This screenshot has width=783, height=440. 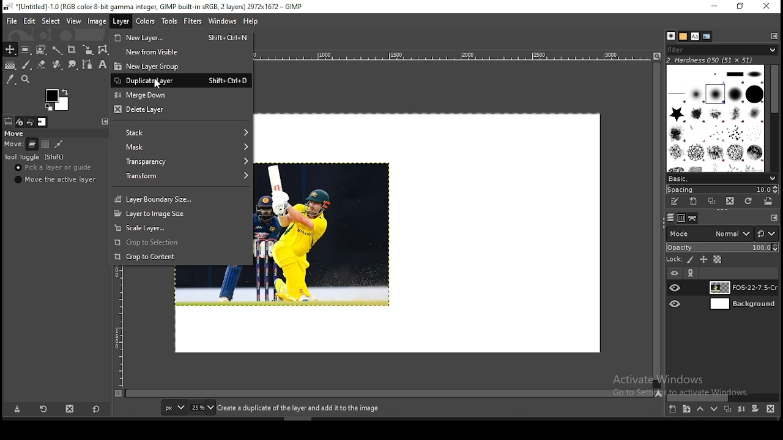 I want to click on tool, so click(x=774, y=218).